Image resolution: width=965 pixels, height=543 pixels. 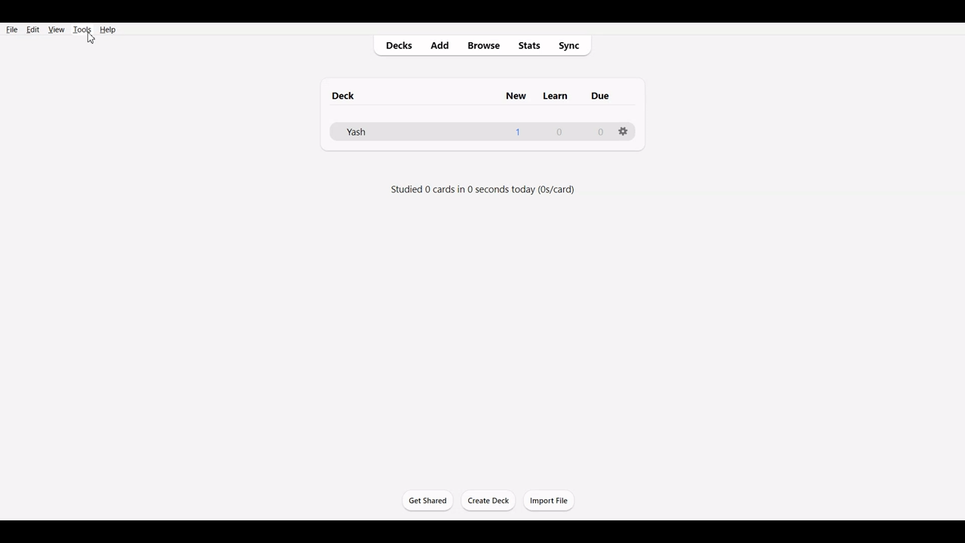 What do you see at coordinates (558, 90) in the screenshot?
I see `` at bounding box center [558, 90].